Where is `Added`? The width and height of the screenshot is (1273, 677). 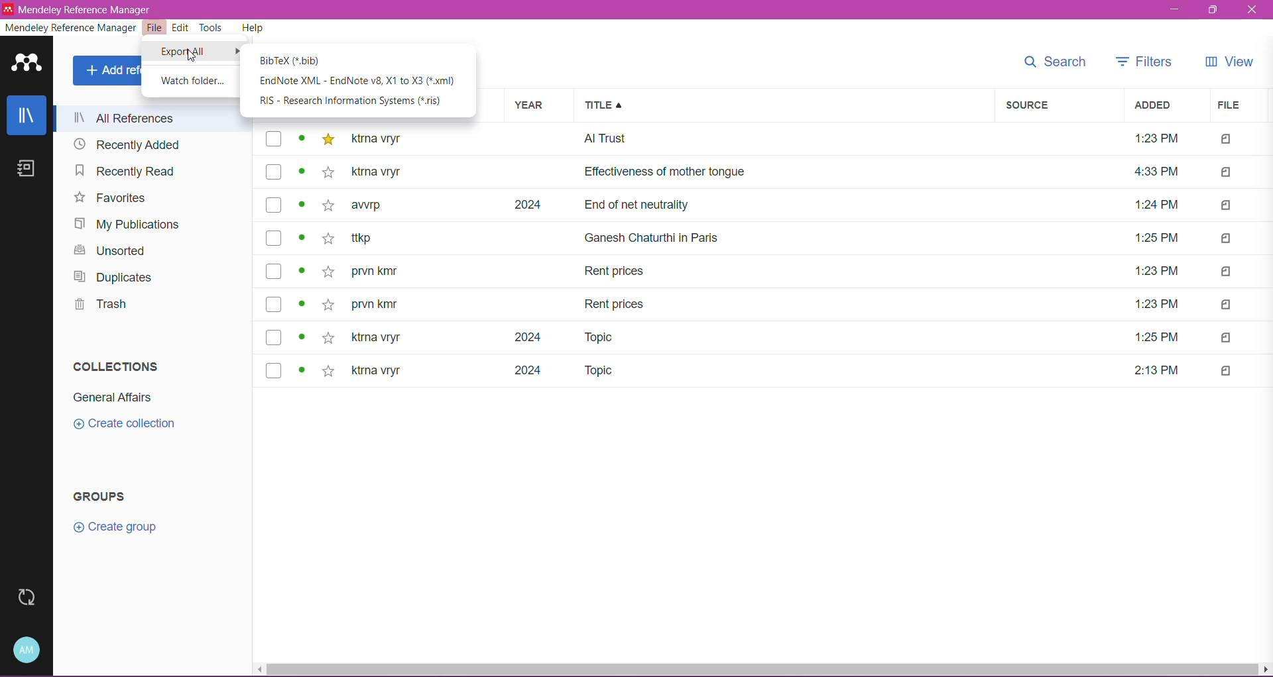 Added is located at coordinates (1164, 105).